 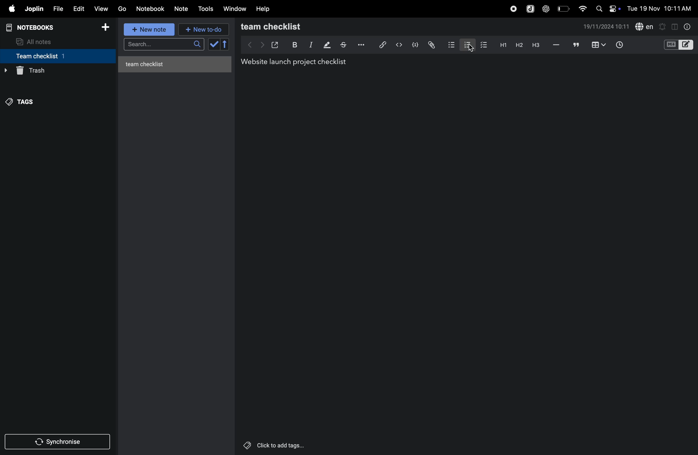 I want to click on file, so click(x=58, y=8).